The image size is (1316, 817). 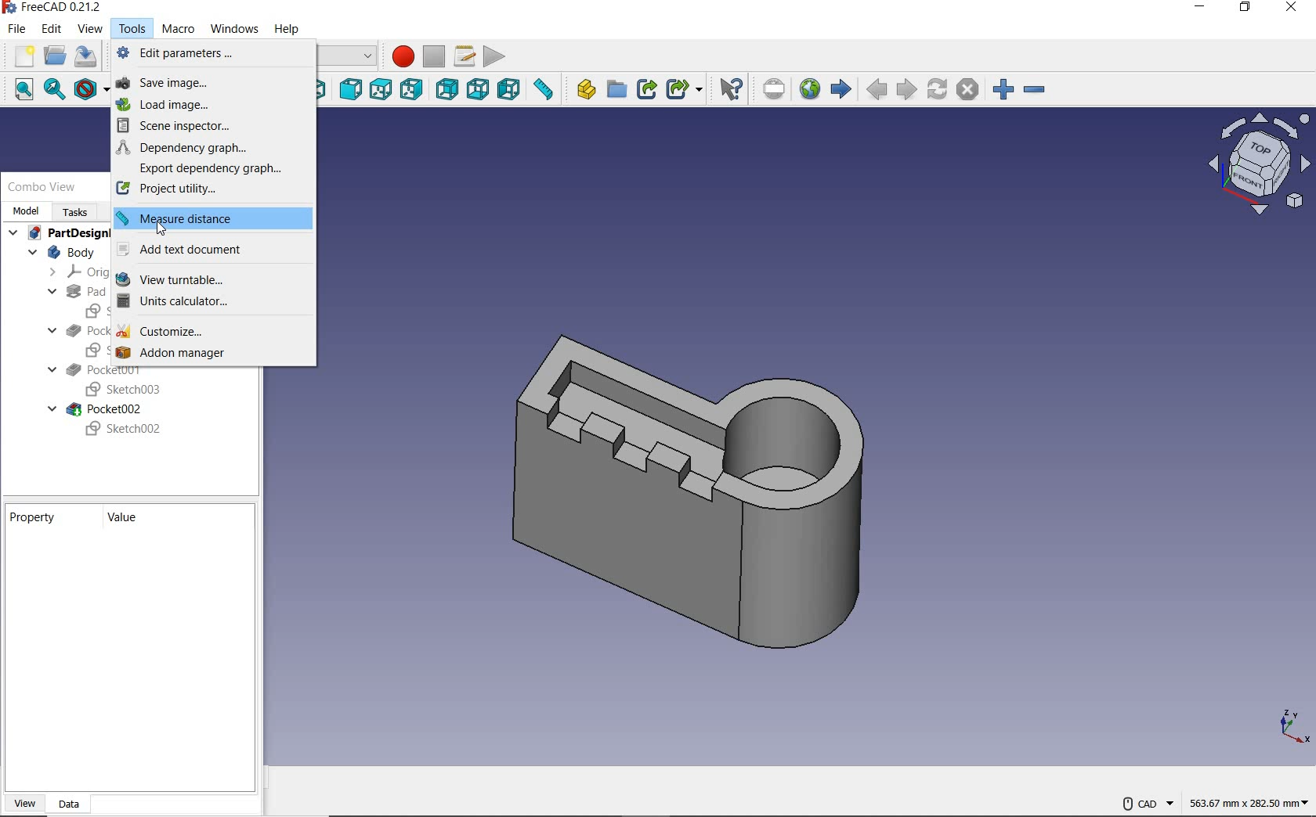 What do you see at coordinates (92, 349) in the screenshot?
I see `SKETCH001` at bounding box center [92, 349].